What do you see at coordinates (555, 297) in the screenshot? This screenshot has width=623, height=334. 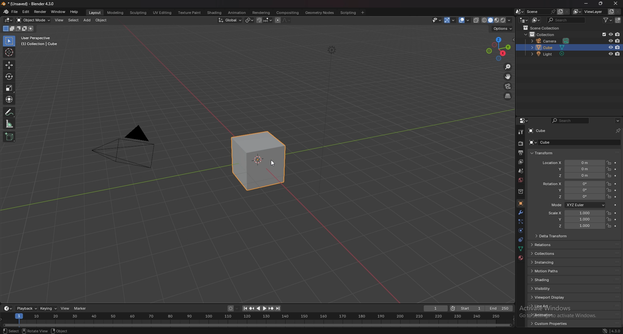 I see `viewport display` at bounding box center [555, 297].